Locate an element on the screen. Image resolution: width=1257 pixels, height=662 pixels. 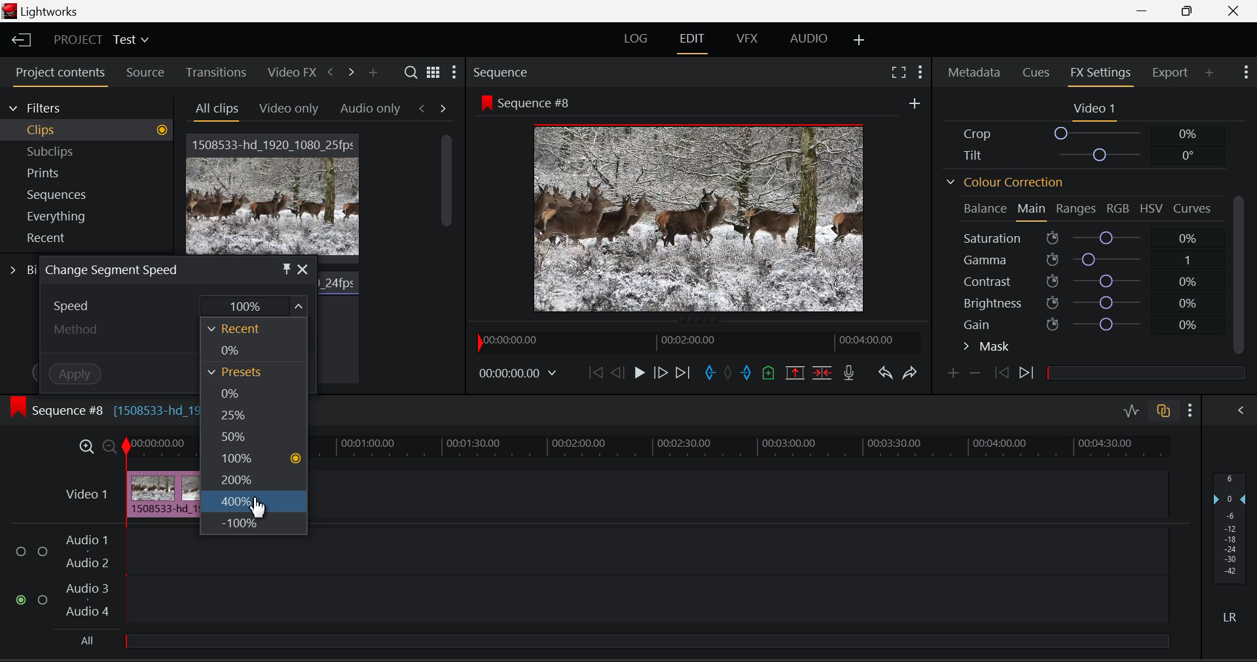
Go Back is located at coordinates (617, 373).